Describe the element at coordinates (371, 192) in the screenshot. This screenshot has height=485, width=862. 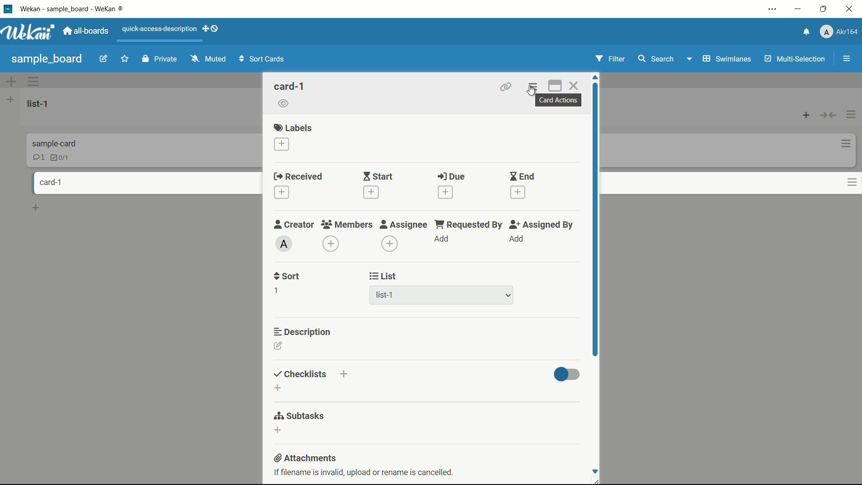
I see `add date` at that location.